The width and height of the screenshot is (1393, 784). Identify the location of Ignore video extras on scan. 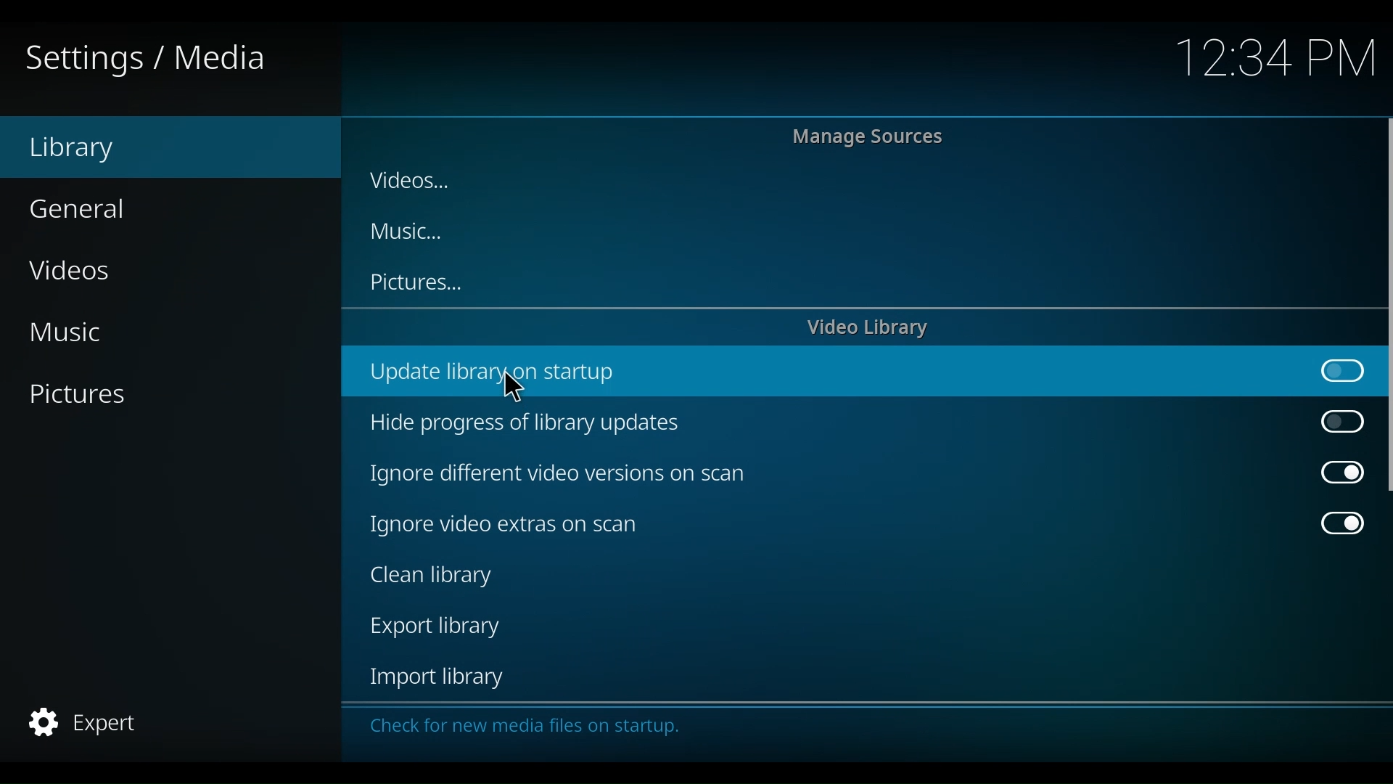
(830, 526).